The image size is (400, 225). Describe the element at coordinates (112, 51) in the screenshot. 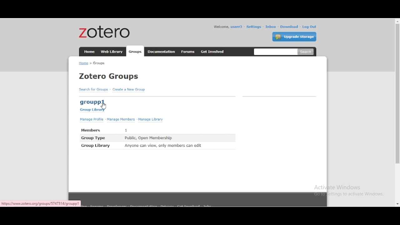

I see `web library` at that location.